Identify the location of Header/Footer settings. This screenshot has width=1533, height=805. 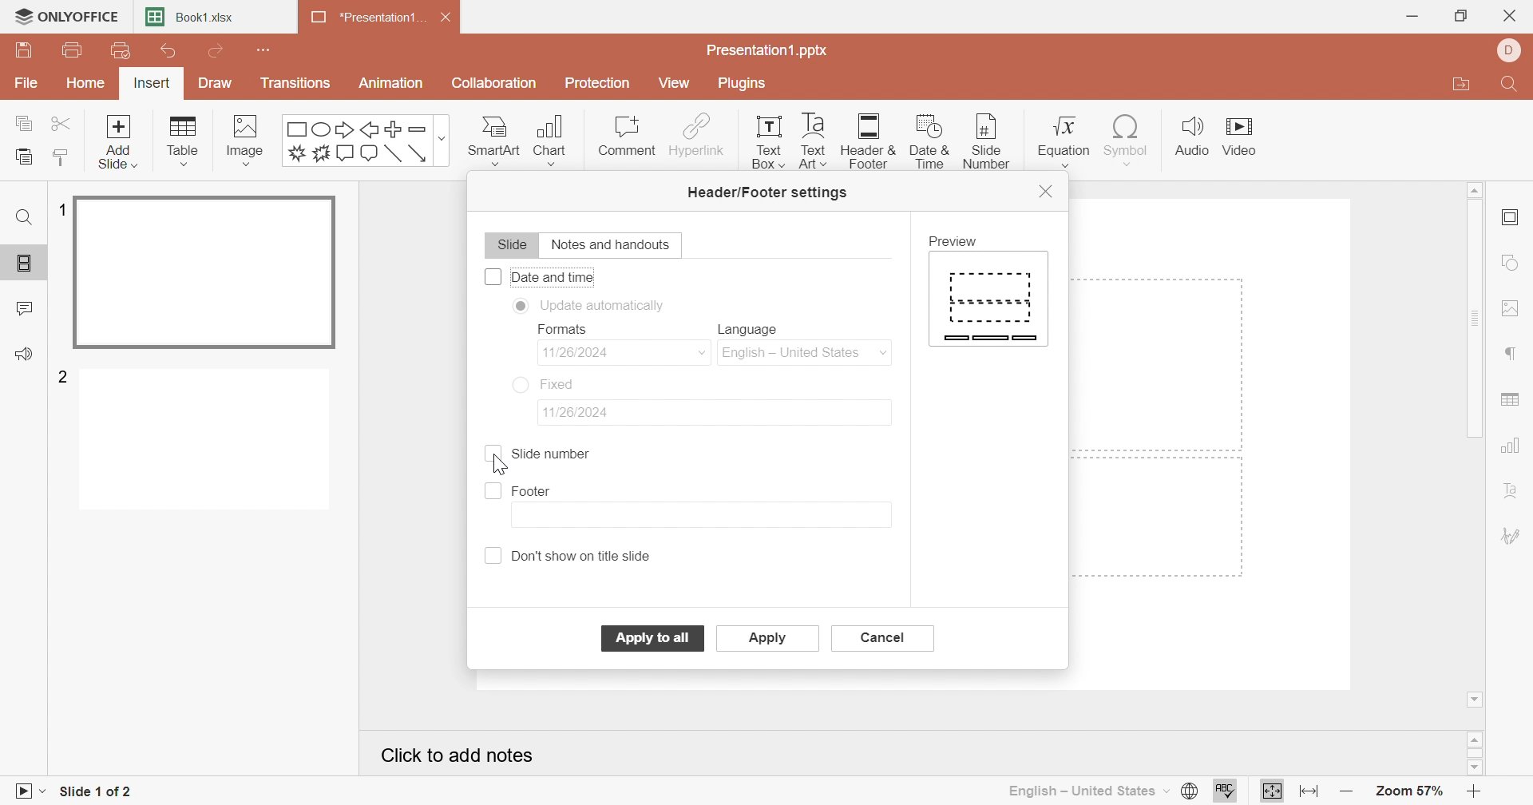
(769, 193).